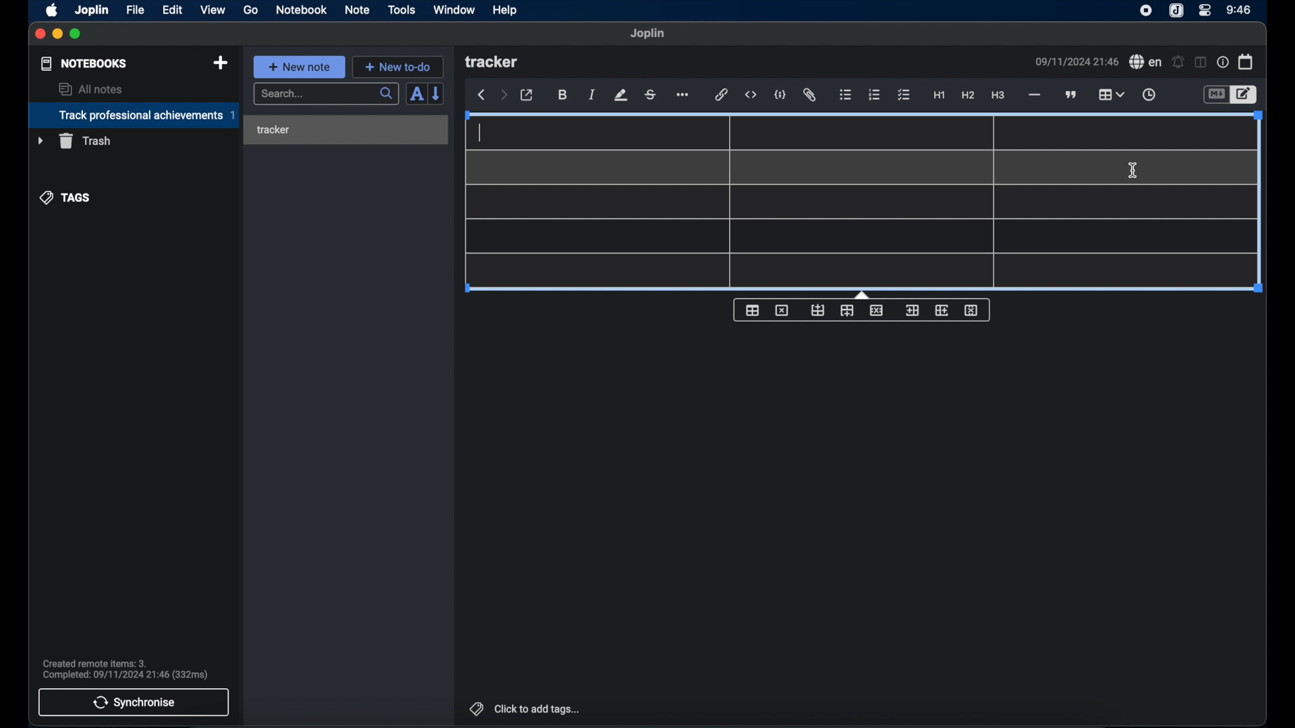 This screenshot has height=728, width=1295. Describe the element at coordinates (133, 115) in the screenshot. I see `track professional achievements` at that location.